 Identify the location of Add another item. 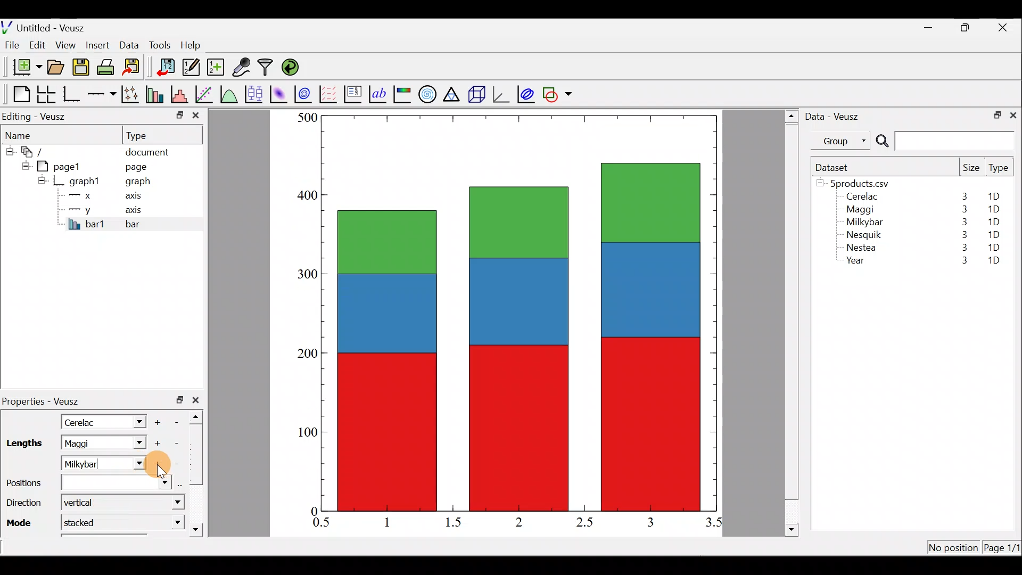
(159, 421).